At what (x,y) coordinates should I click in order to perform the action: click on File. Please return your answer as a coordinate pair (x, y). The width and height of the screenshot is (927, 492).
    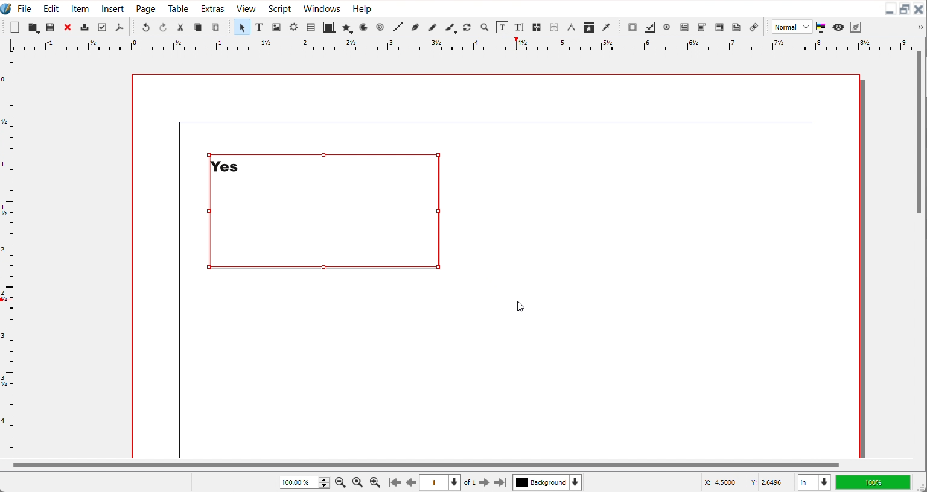
    Looking at the image, I should click on (25, 8).